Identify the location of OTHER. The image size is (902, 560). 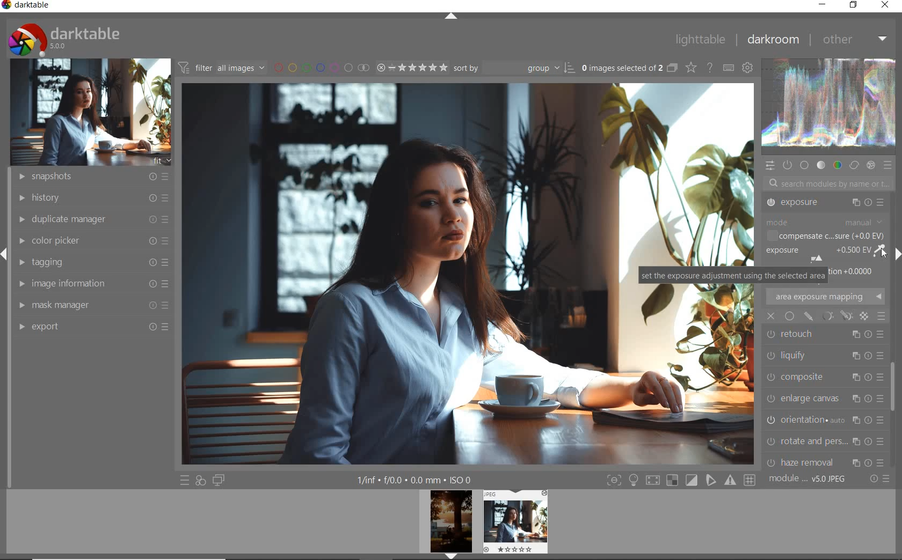
(855, 41).